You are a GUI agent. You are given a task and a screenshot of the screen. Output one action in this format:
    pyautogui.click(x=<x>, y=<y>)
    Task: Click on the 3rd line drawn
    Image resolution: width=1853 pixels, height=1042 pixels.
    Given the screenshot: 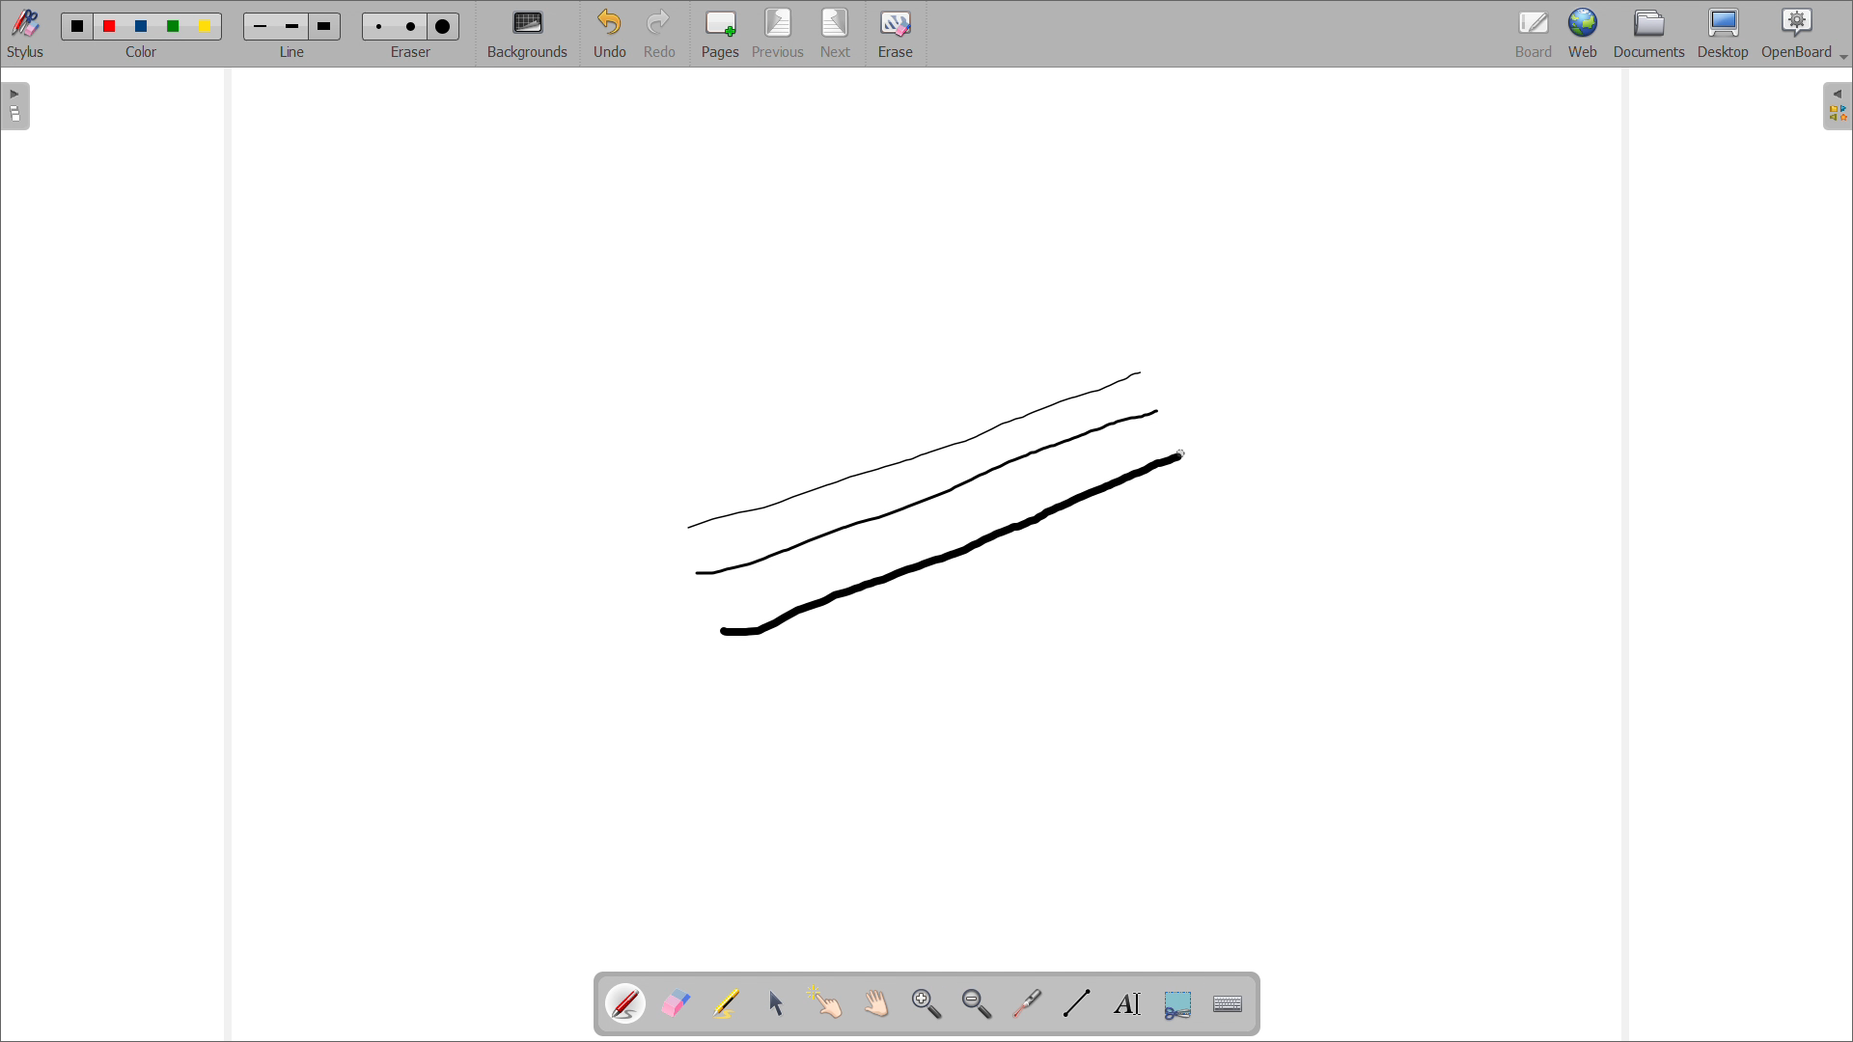 What is the action you would take?
    pyautogui.click(x=934, y=507)
    